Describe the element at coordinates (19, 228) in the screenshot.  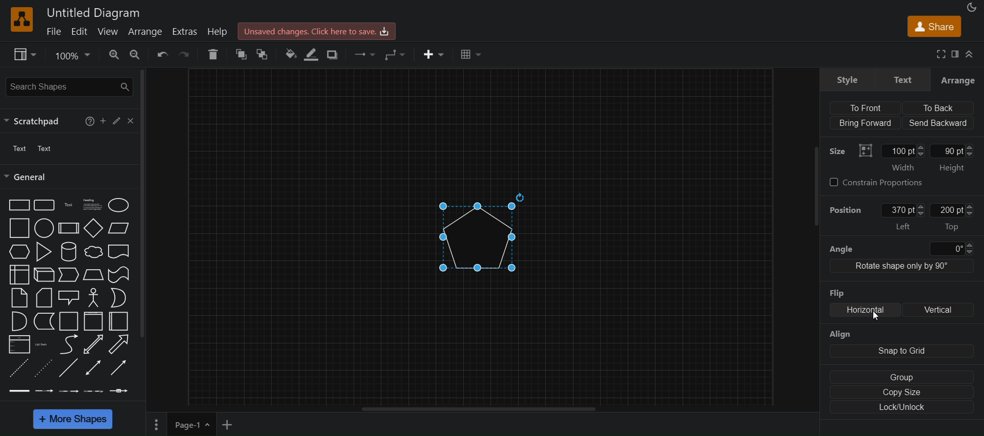
I see `Sqaure` at that location.